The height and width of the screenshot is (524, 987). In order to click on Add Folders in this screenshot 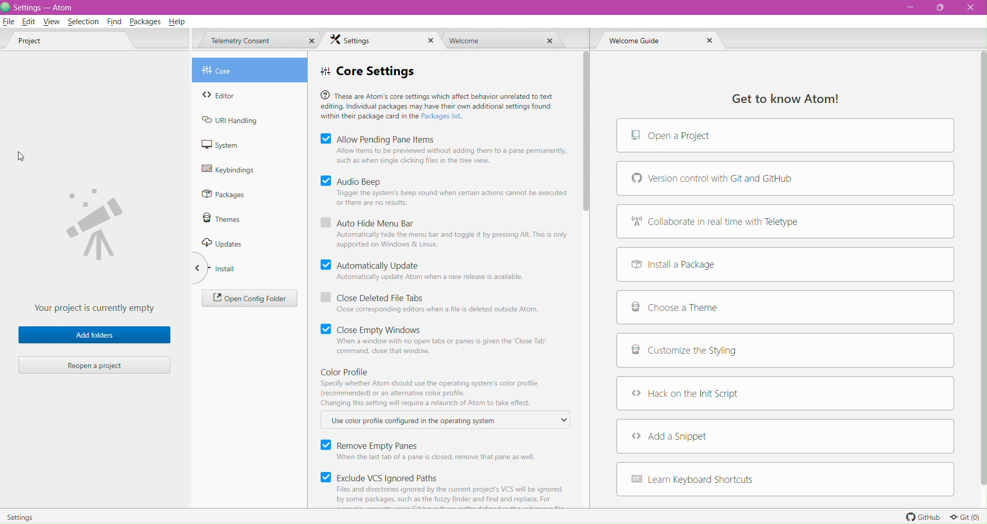, I will do `click(94, 335)`.